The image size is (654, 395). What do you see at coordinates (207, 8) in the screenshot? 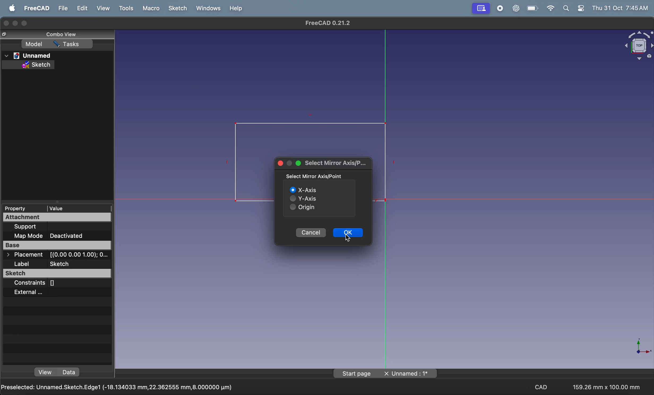
I see `windows` at bounding box center [207, 8].